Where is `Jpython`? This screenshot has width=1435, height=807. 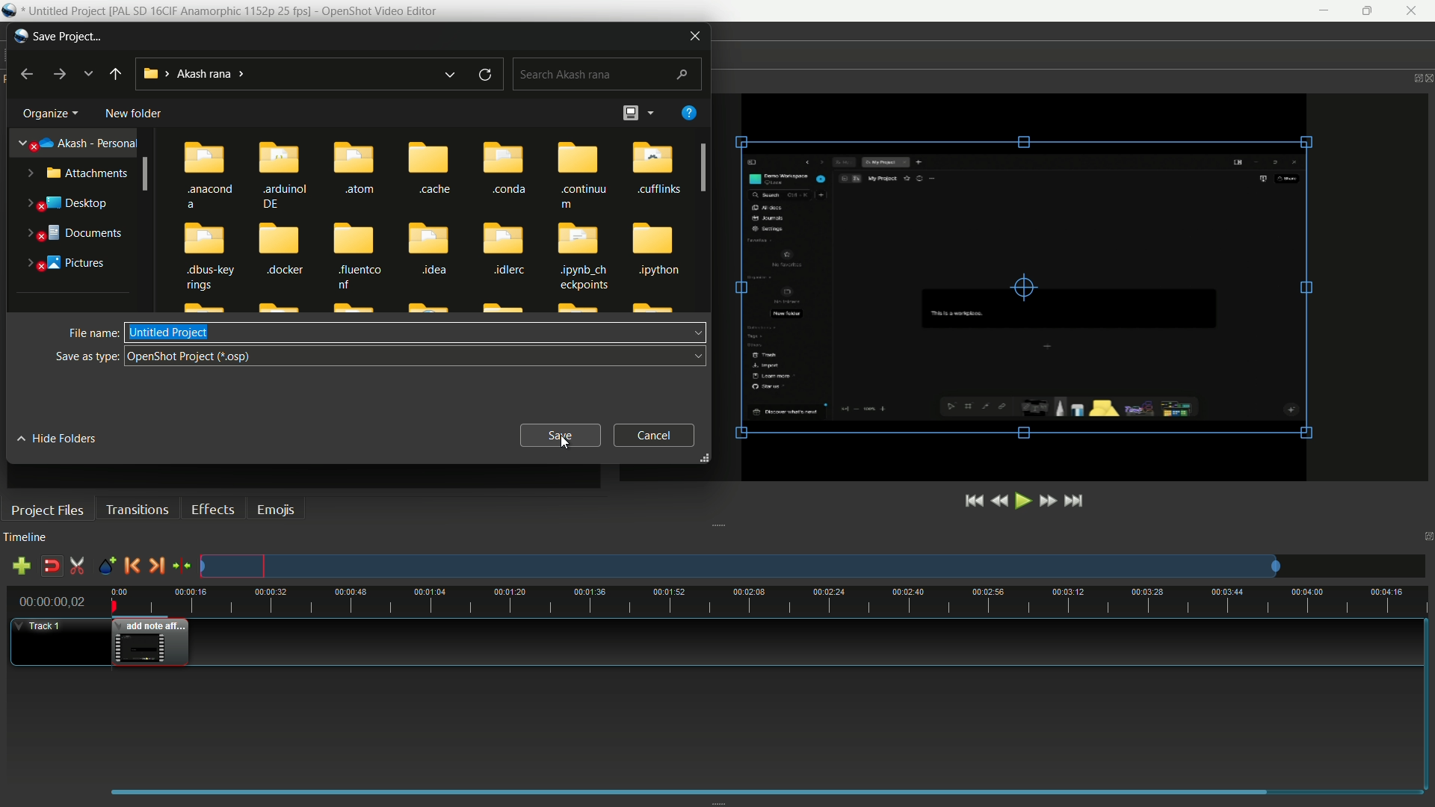 Jpython is located at coordinates (658, 251).